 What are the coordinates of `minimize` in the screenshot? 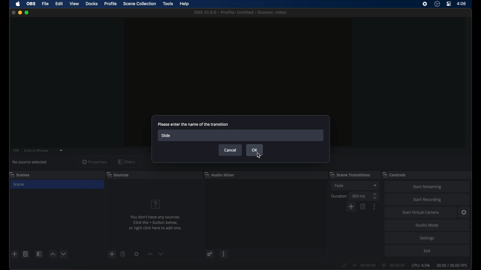 It's located at (20, 12).